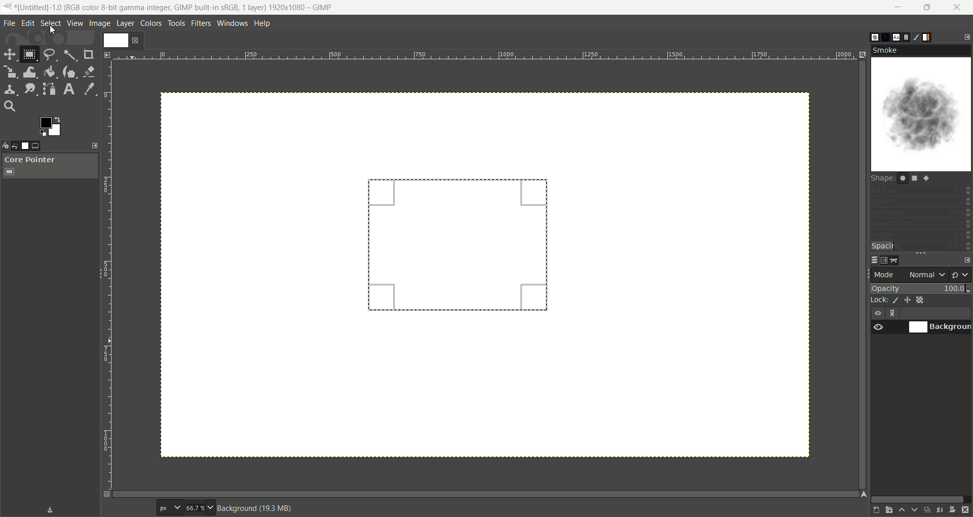 The height and width of the screenshot is (517, 973). Describe the element at coordinates (920, 179) in the screenshot. I see `shapes` at that location.